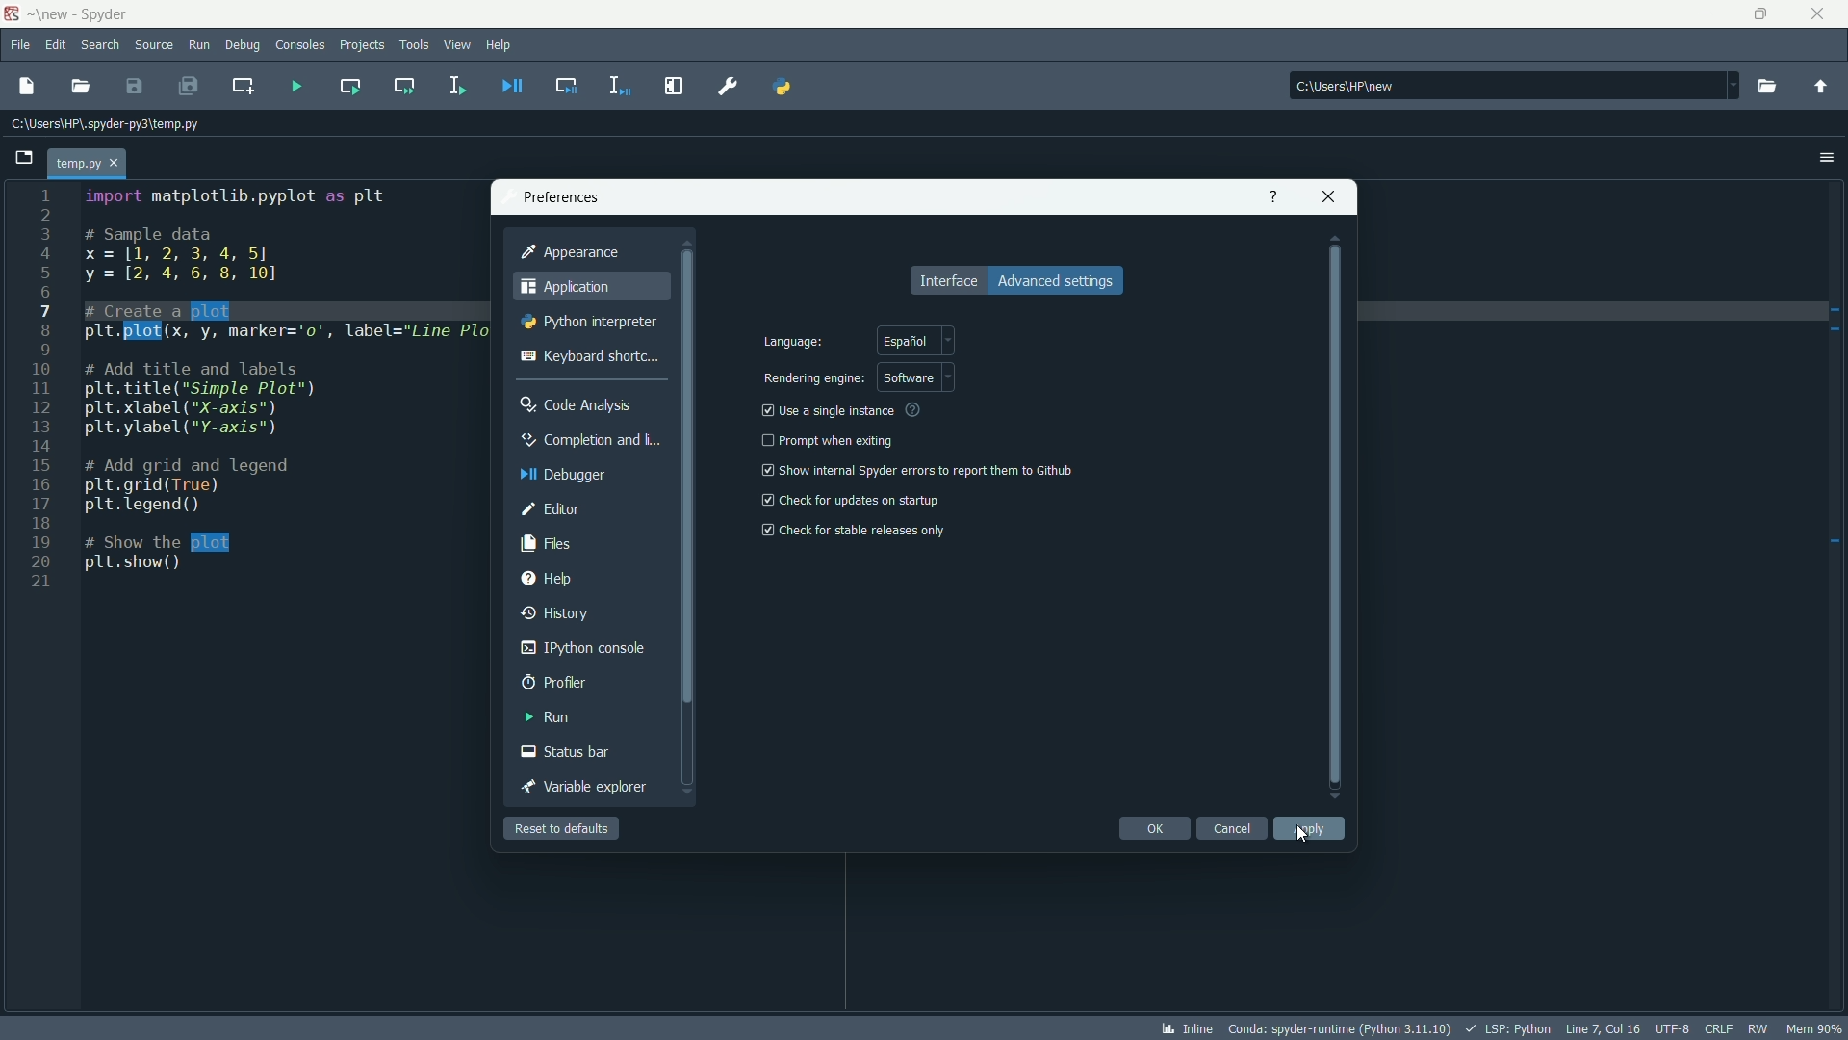 The width and height of the screenshot is (1848, 1040). I want to click on debug file, so click(513, 87).